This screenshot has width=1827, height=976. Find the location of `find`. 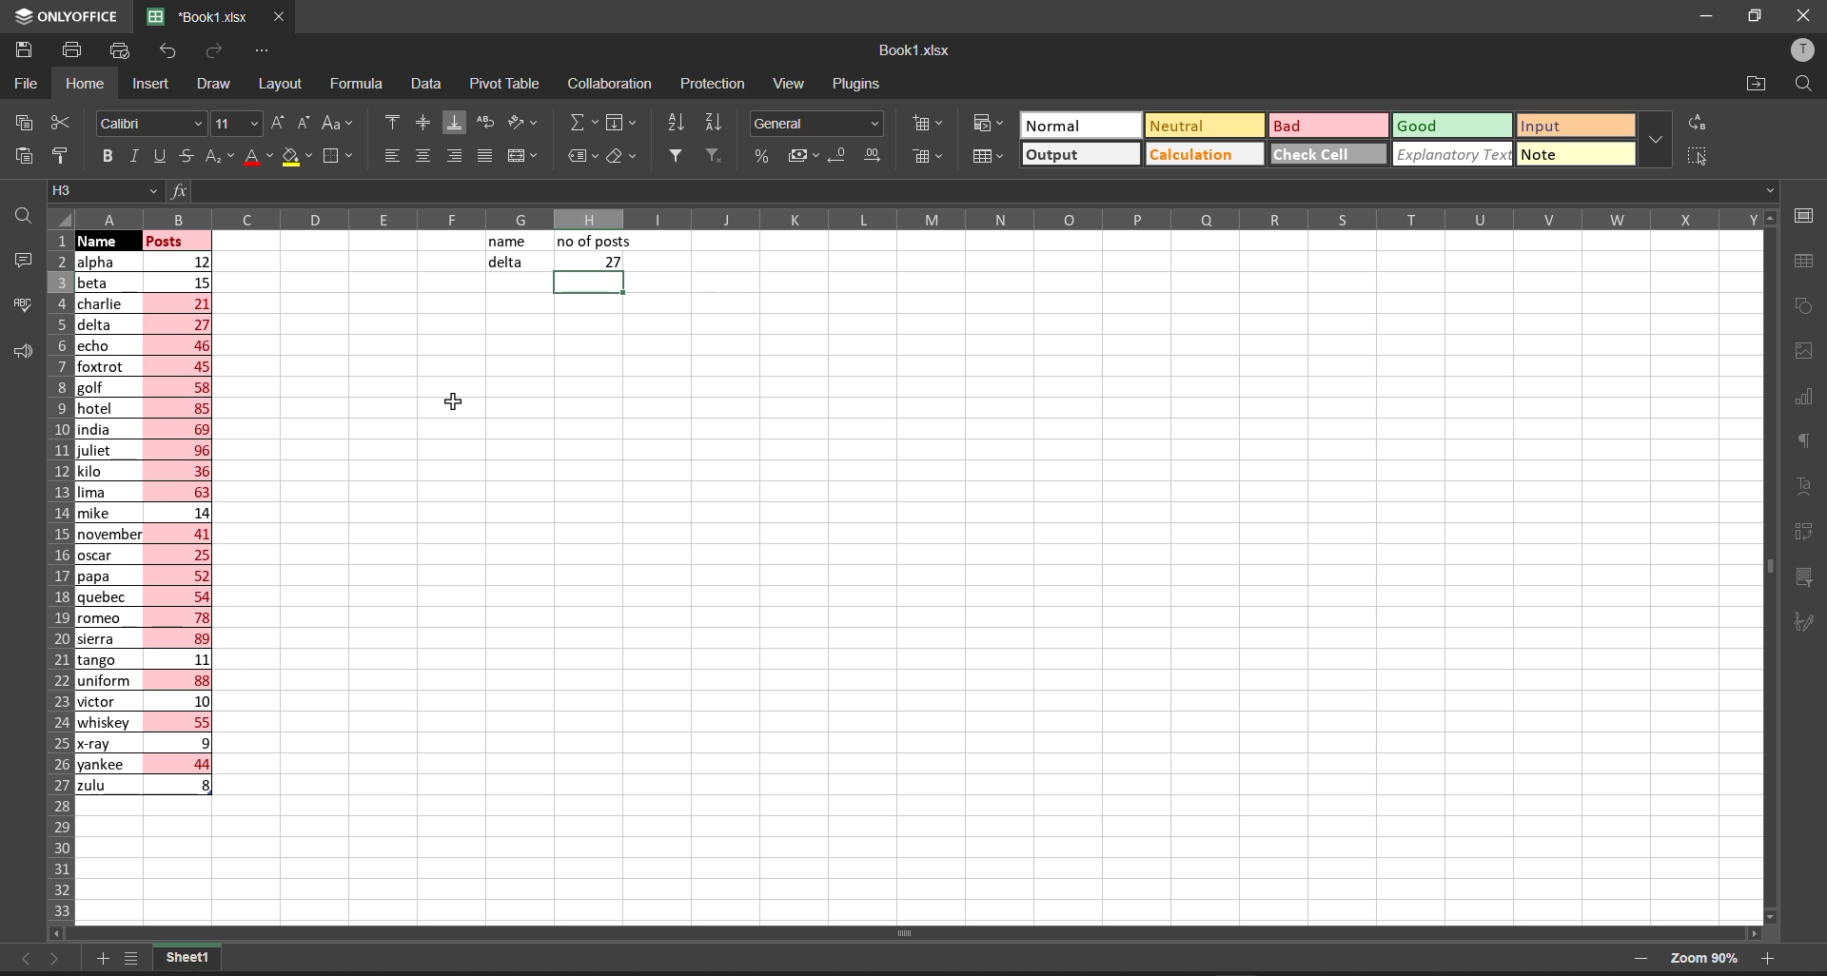

find is located at coordinates (21, 212).